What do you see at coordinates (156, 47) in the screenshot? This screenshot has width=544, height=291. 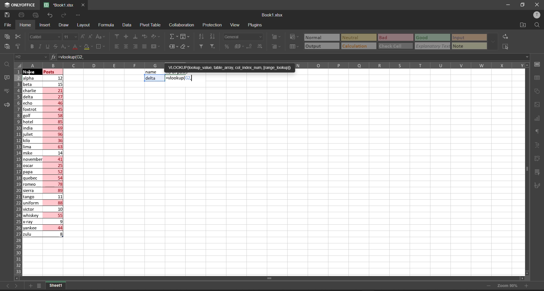 I see `merge and center` at bounding box center [156, 47].